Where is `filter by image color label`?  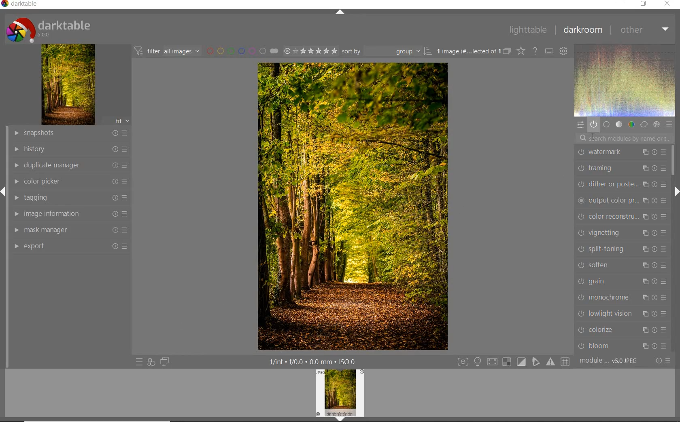
filter by image color label is located at coordinates (242, 51).